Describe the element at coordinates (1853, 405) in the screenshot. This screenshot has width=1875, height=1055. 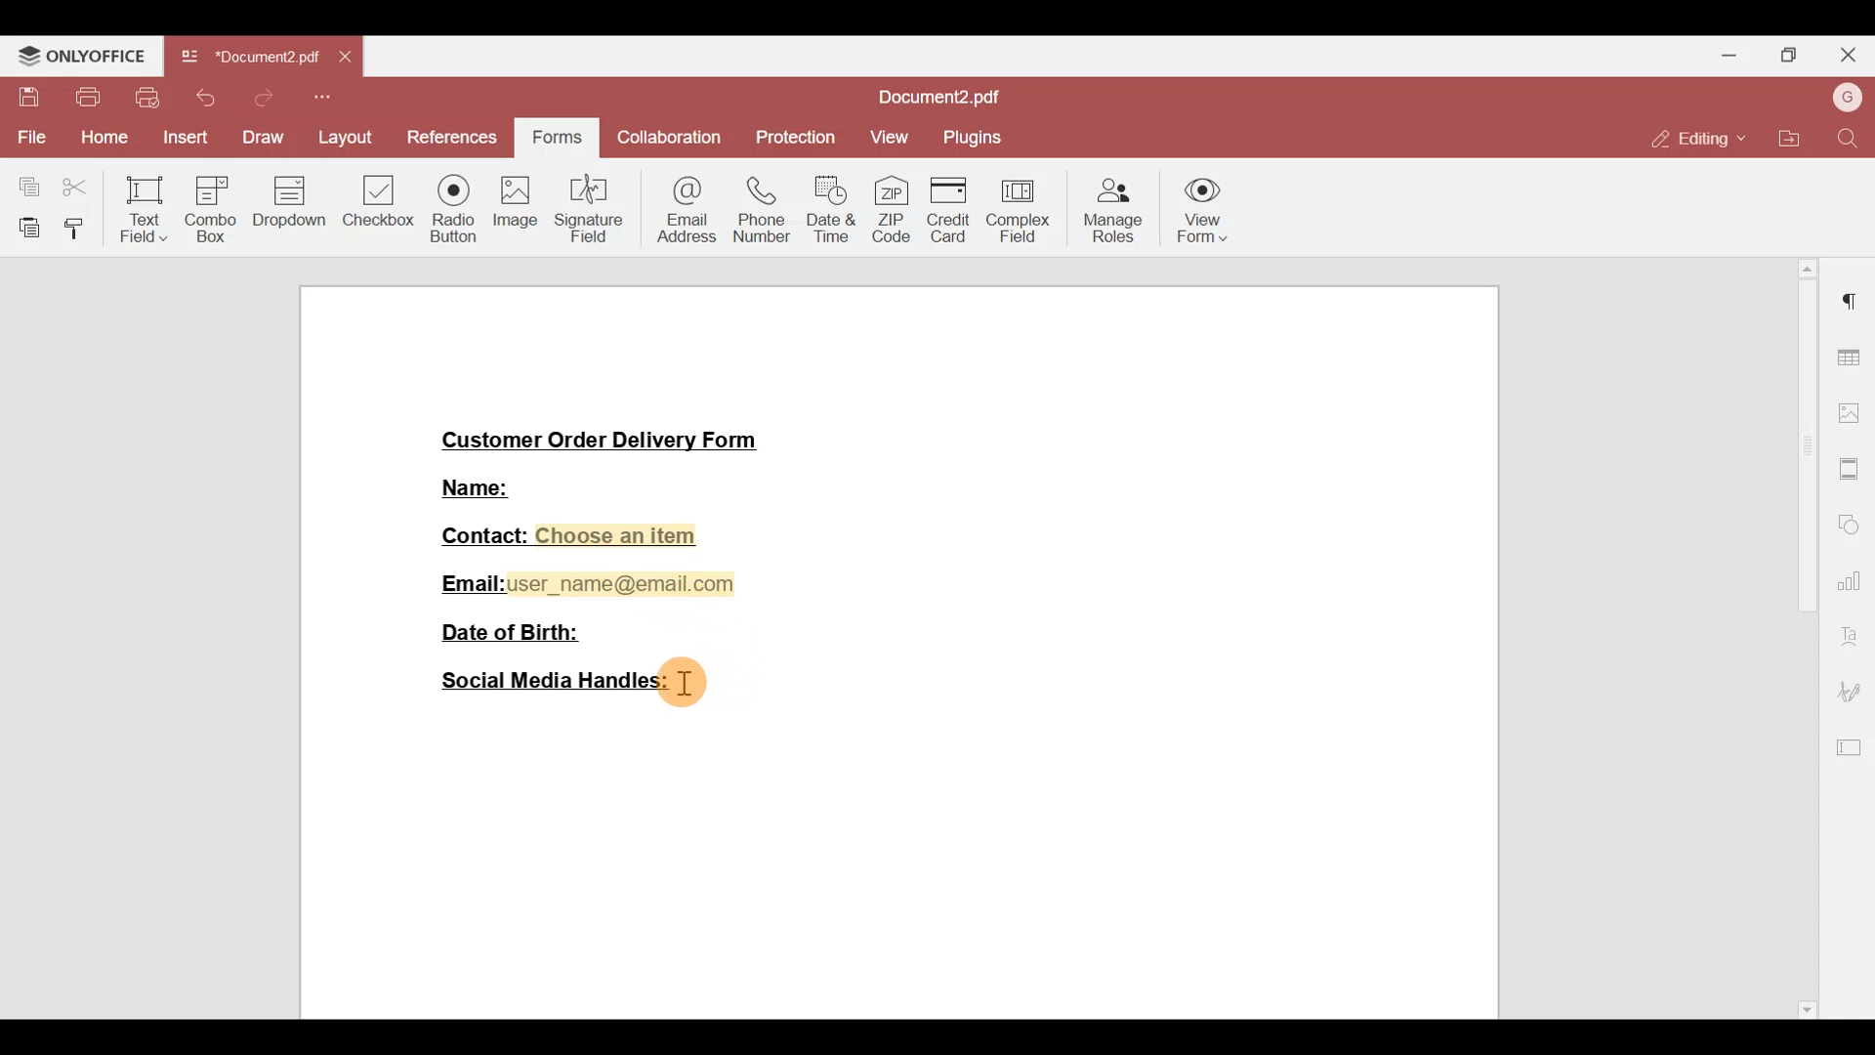
I see `Image settings` at that location.